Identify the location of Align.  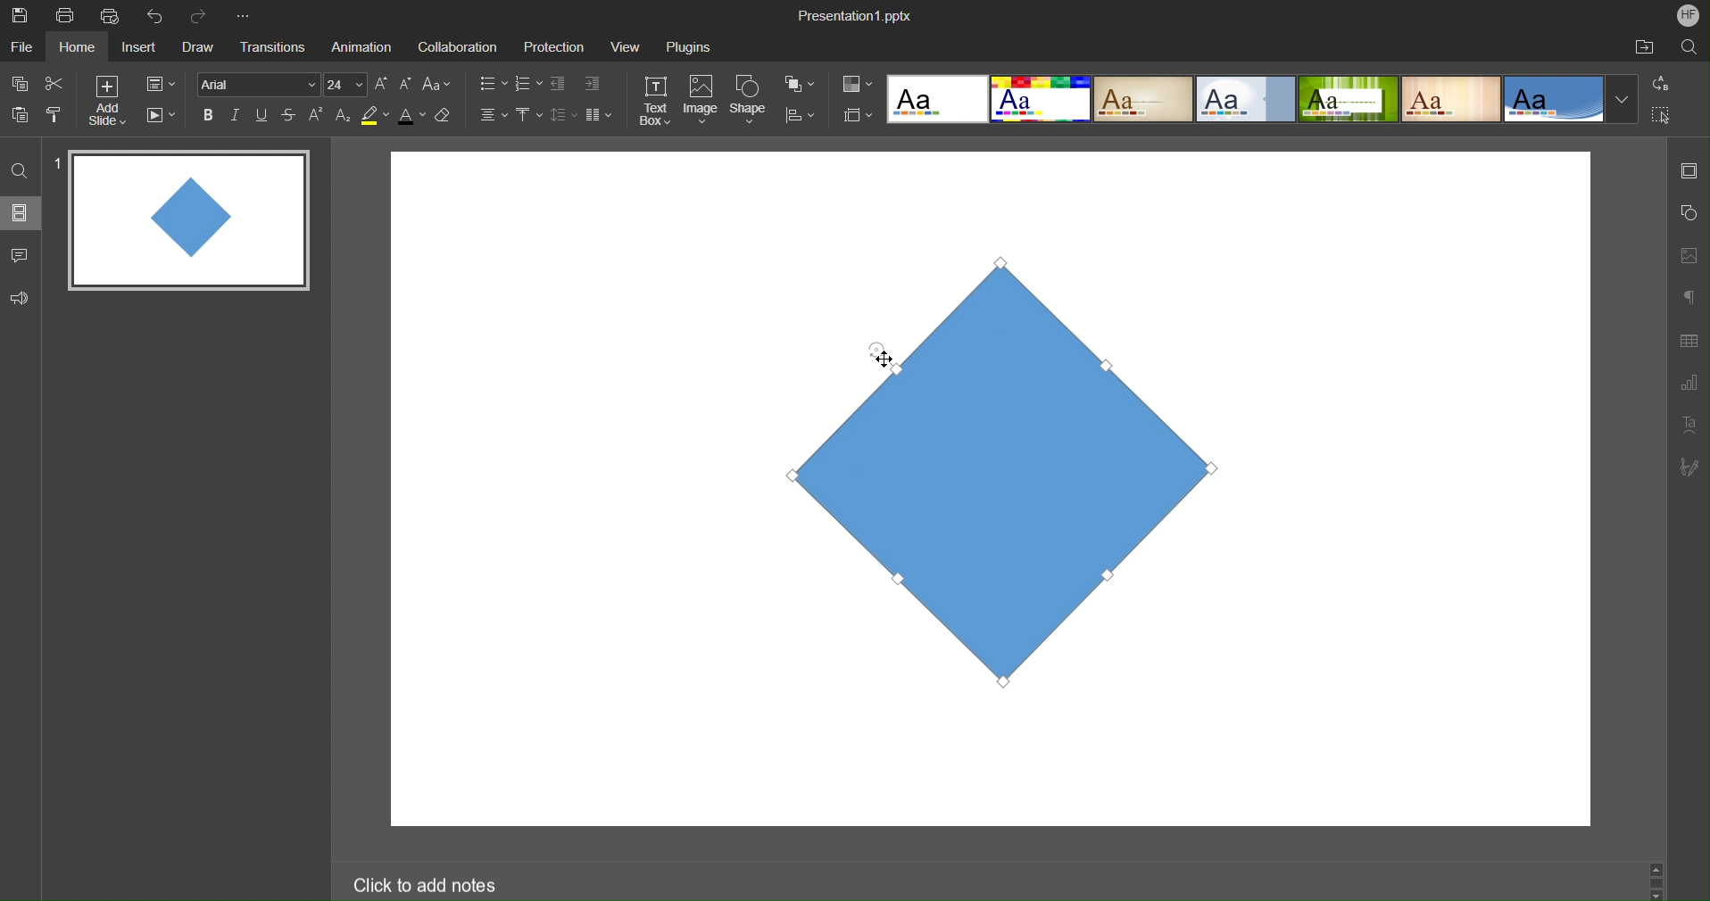
(801, 115).